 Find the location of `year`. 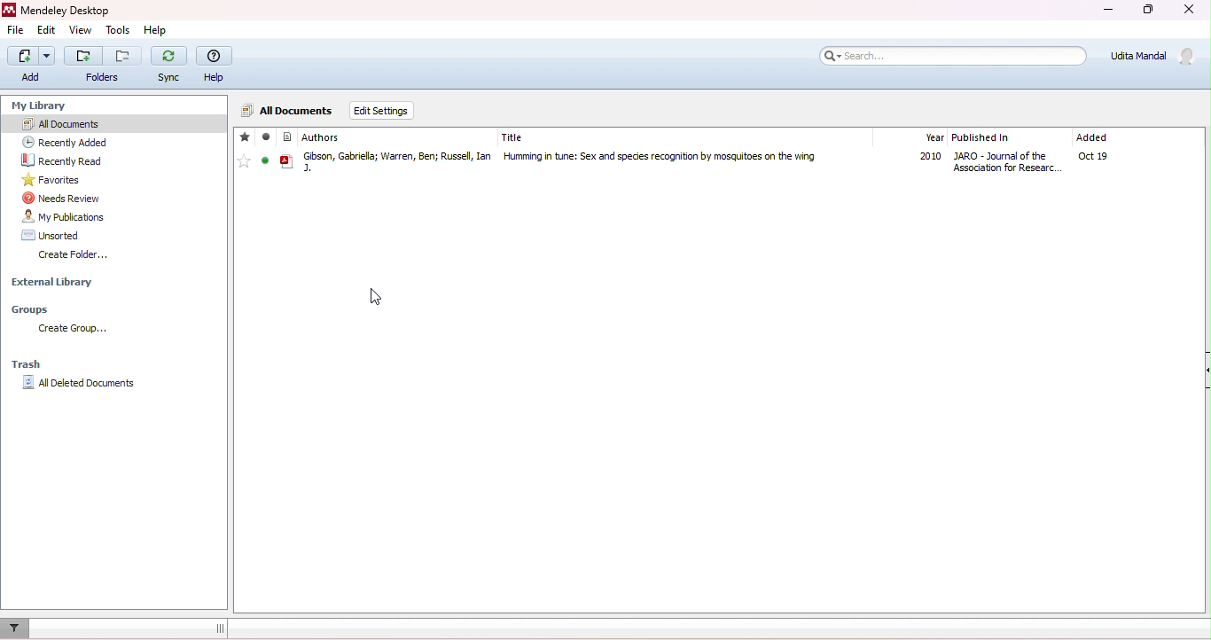

year is located at coordinates (929, 138).